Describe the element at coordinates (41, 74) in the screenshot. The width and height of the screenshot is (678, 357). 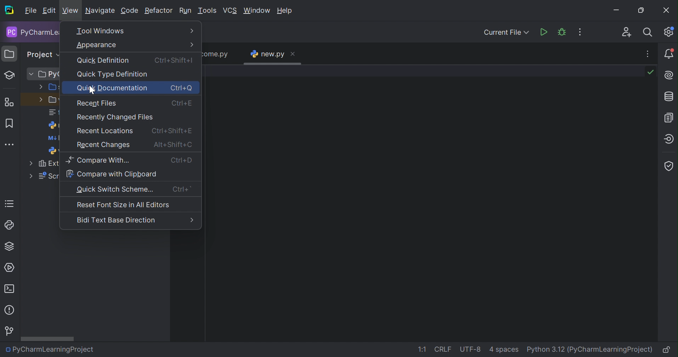
I see `PyCharmLearningProject` at that location.